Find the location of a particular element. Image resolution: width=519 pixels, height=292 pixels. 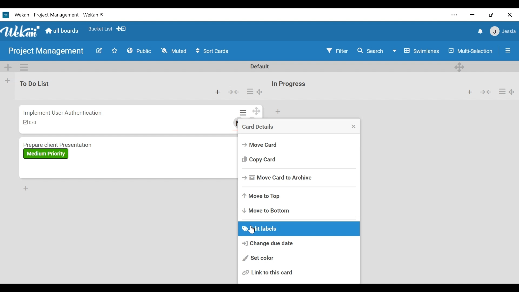

Add card to top of the list is located at coordinates (278, 112).